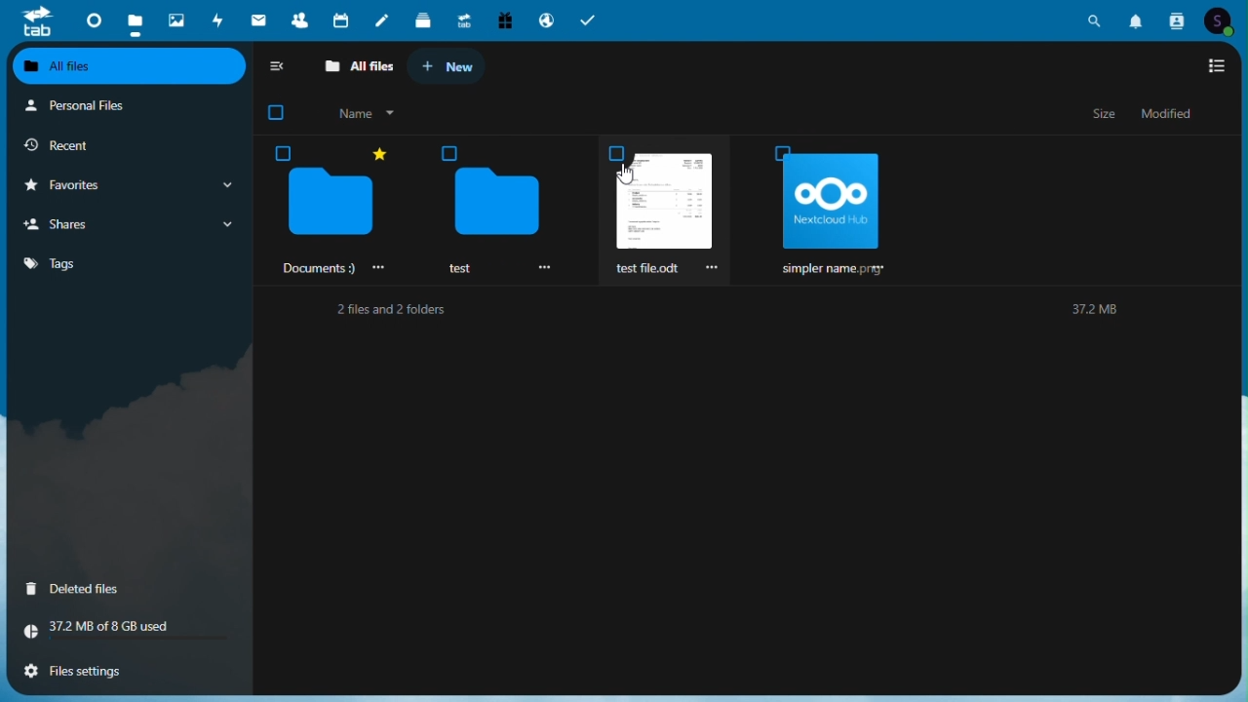  What do you see at coordinates (127, 187) in the screenshot?
I see `Favourite` at bounding box center [127, 187].